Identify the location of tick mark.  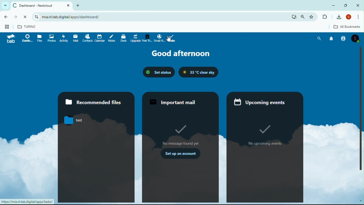
(265, 129).